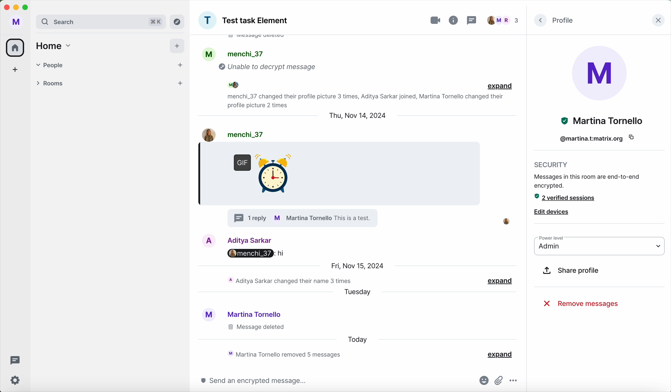 The width and height of the screenshot is (671, 392). I want to click on unable to decrypt message, so click(270, 68).